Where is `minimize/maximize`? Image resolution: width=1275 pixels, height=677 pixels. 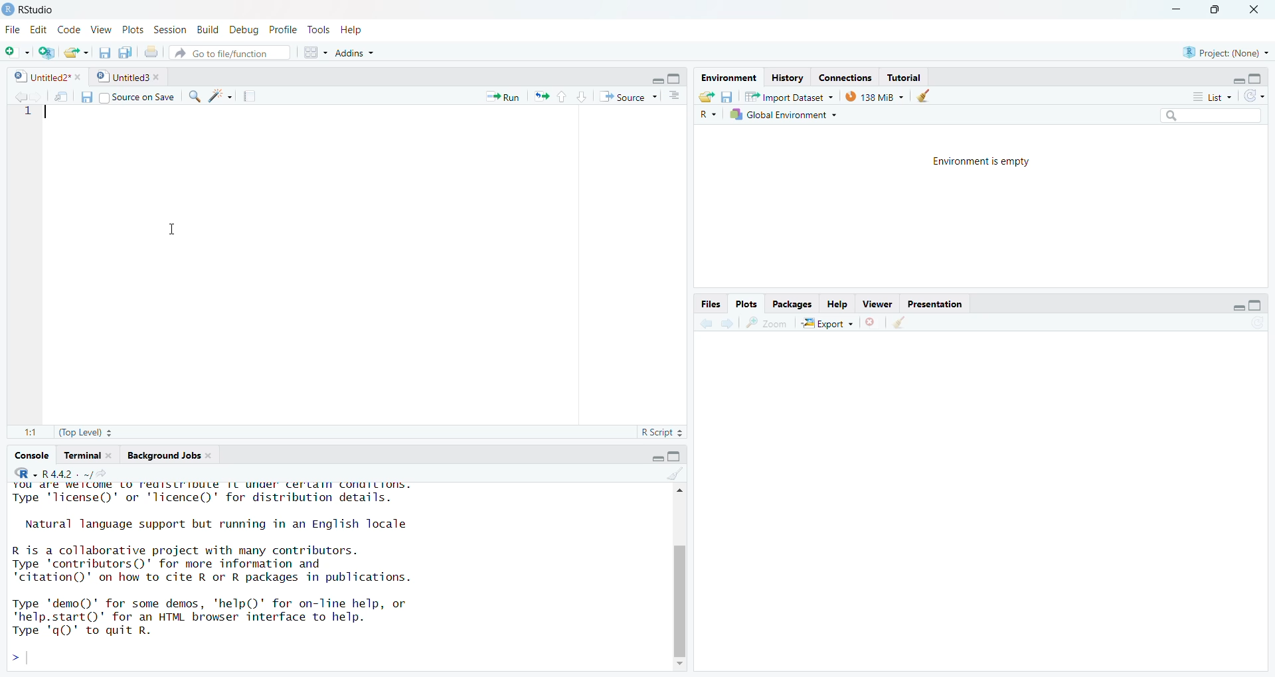 minimize/maximize is located at coordinates (661, 77).